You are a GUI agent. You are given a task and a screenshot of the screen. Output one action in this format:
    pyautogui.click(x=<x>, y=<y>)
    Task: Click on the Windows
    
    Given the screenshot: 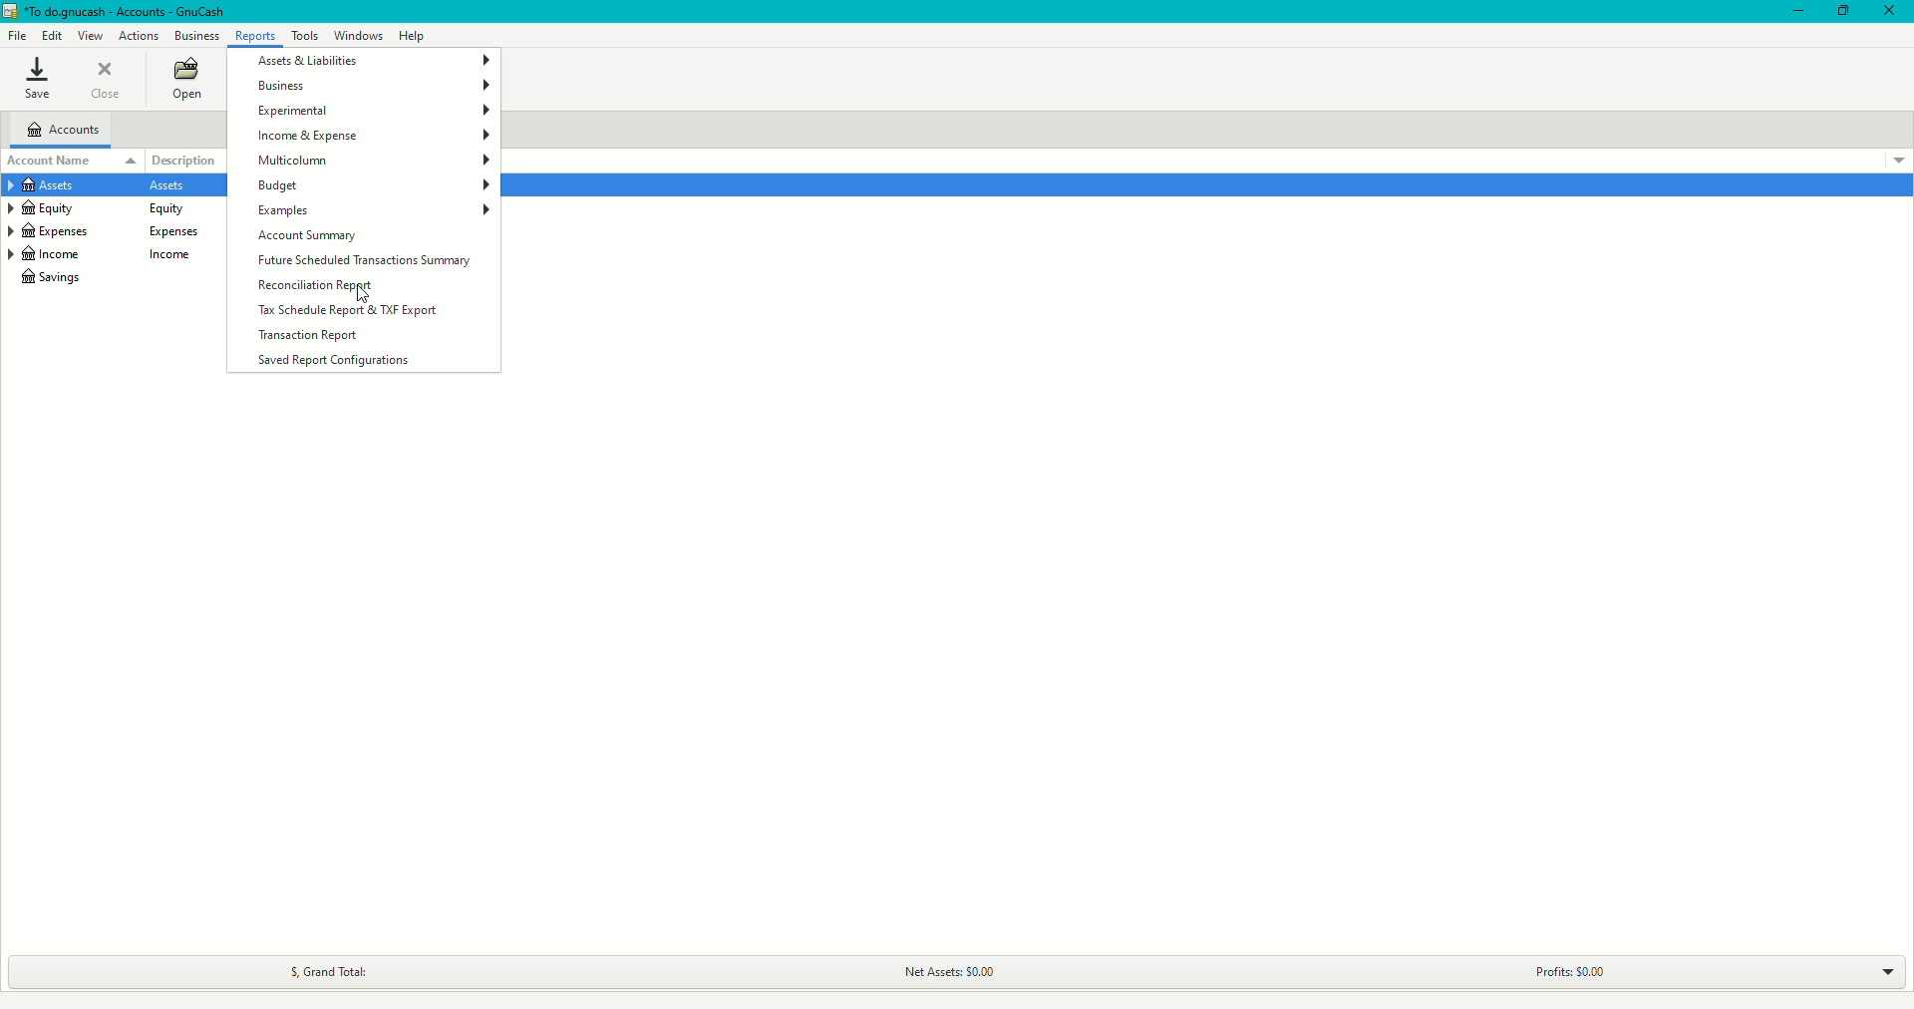 What is the action you would take?
    pyautogui.click(x=363, y=36)
    